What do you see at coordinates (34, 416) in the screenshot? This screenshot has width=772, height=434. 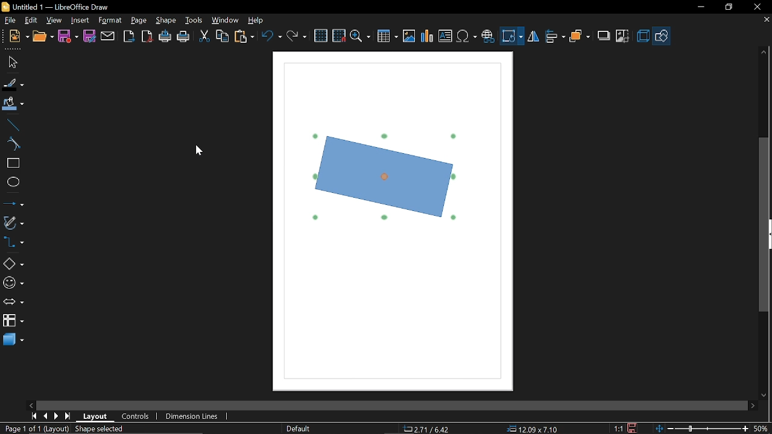 I see `Go to first page ` at bounding box center [34, 416].